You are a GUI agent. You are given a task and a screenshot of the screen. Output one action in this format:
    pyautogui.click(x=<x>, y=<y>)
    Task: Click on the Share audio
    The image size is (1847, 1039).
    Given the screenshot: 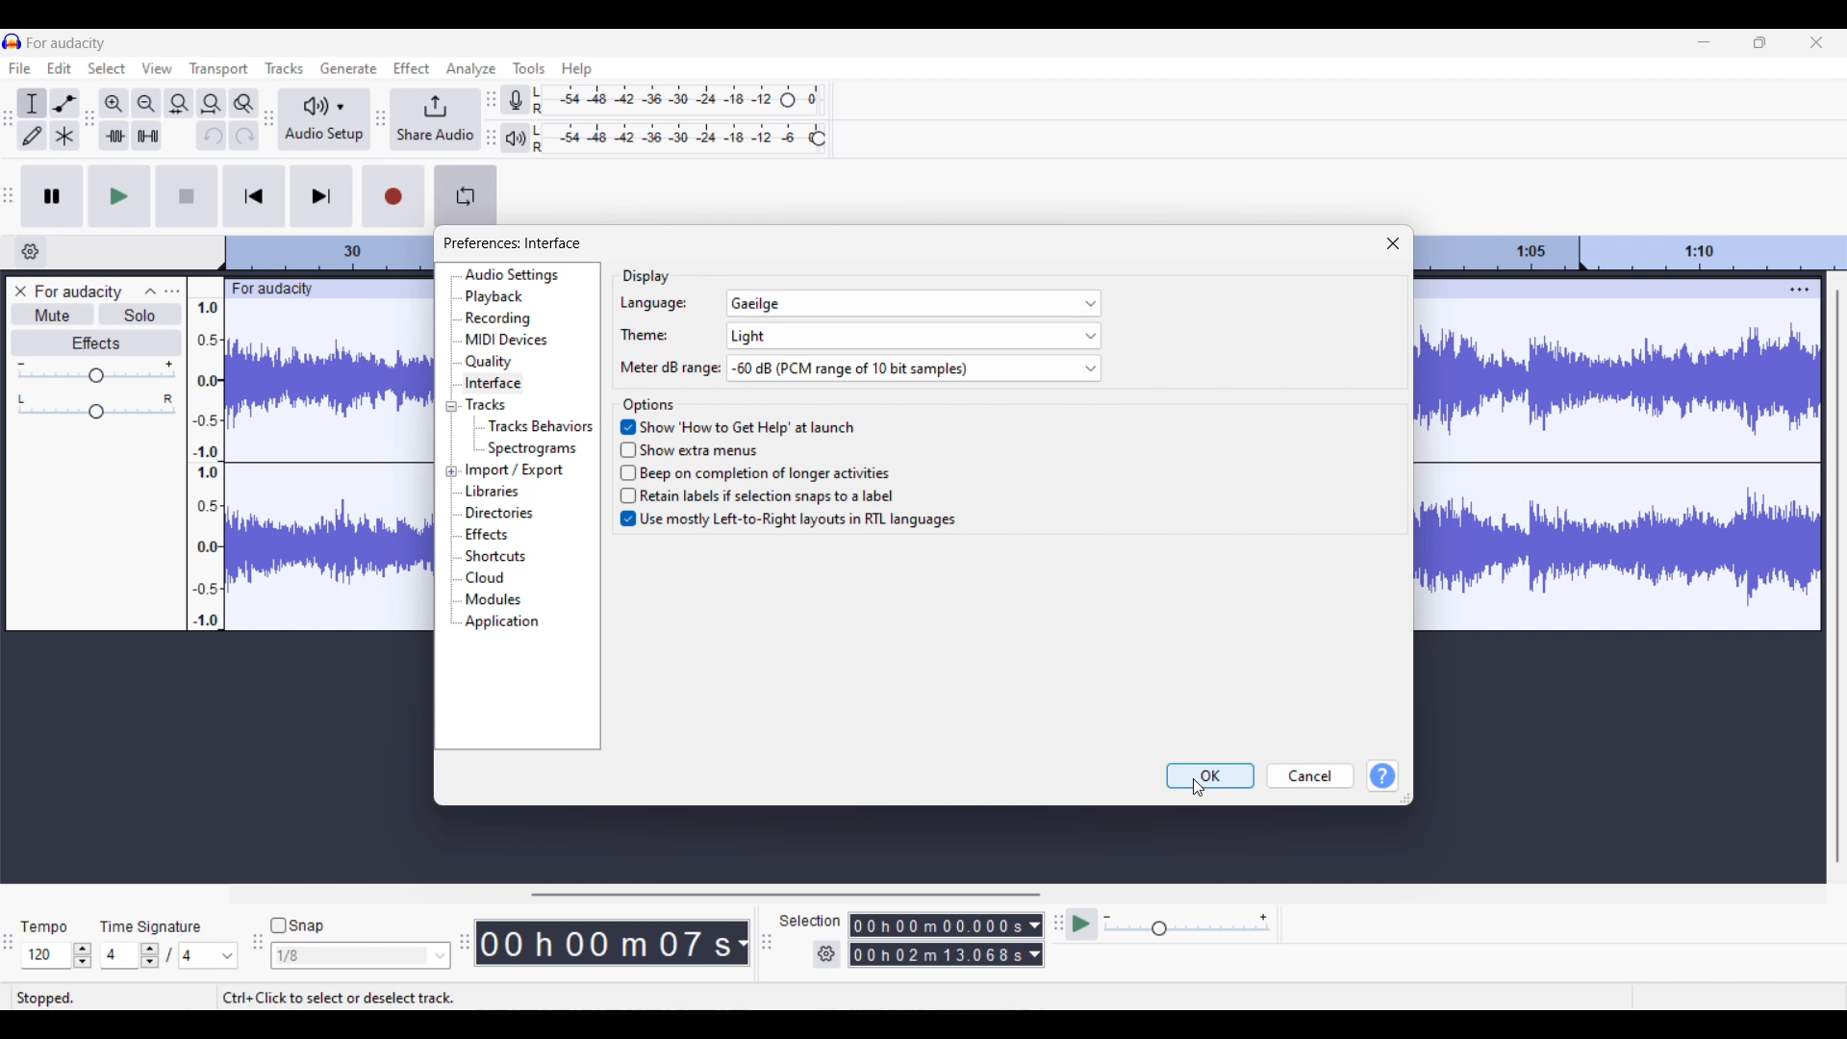 What is the action you would take?
    pyautogui.click(x=435, y=120)
    